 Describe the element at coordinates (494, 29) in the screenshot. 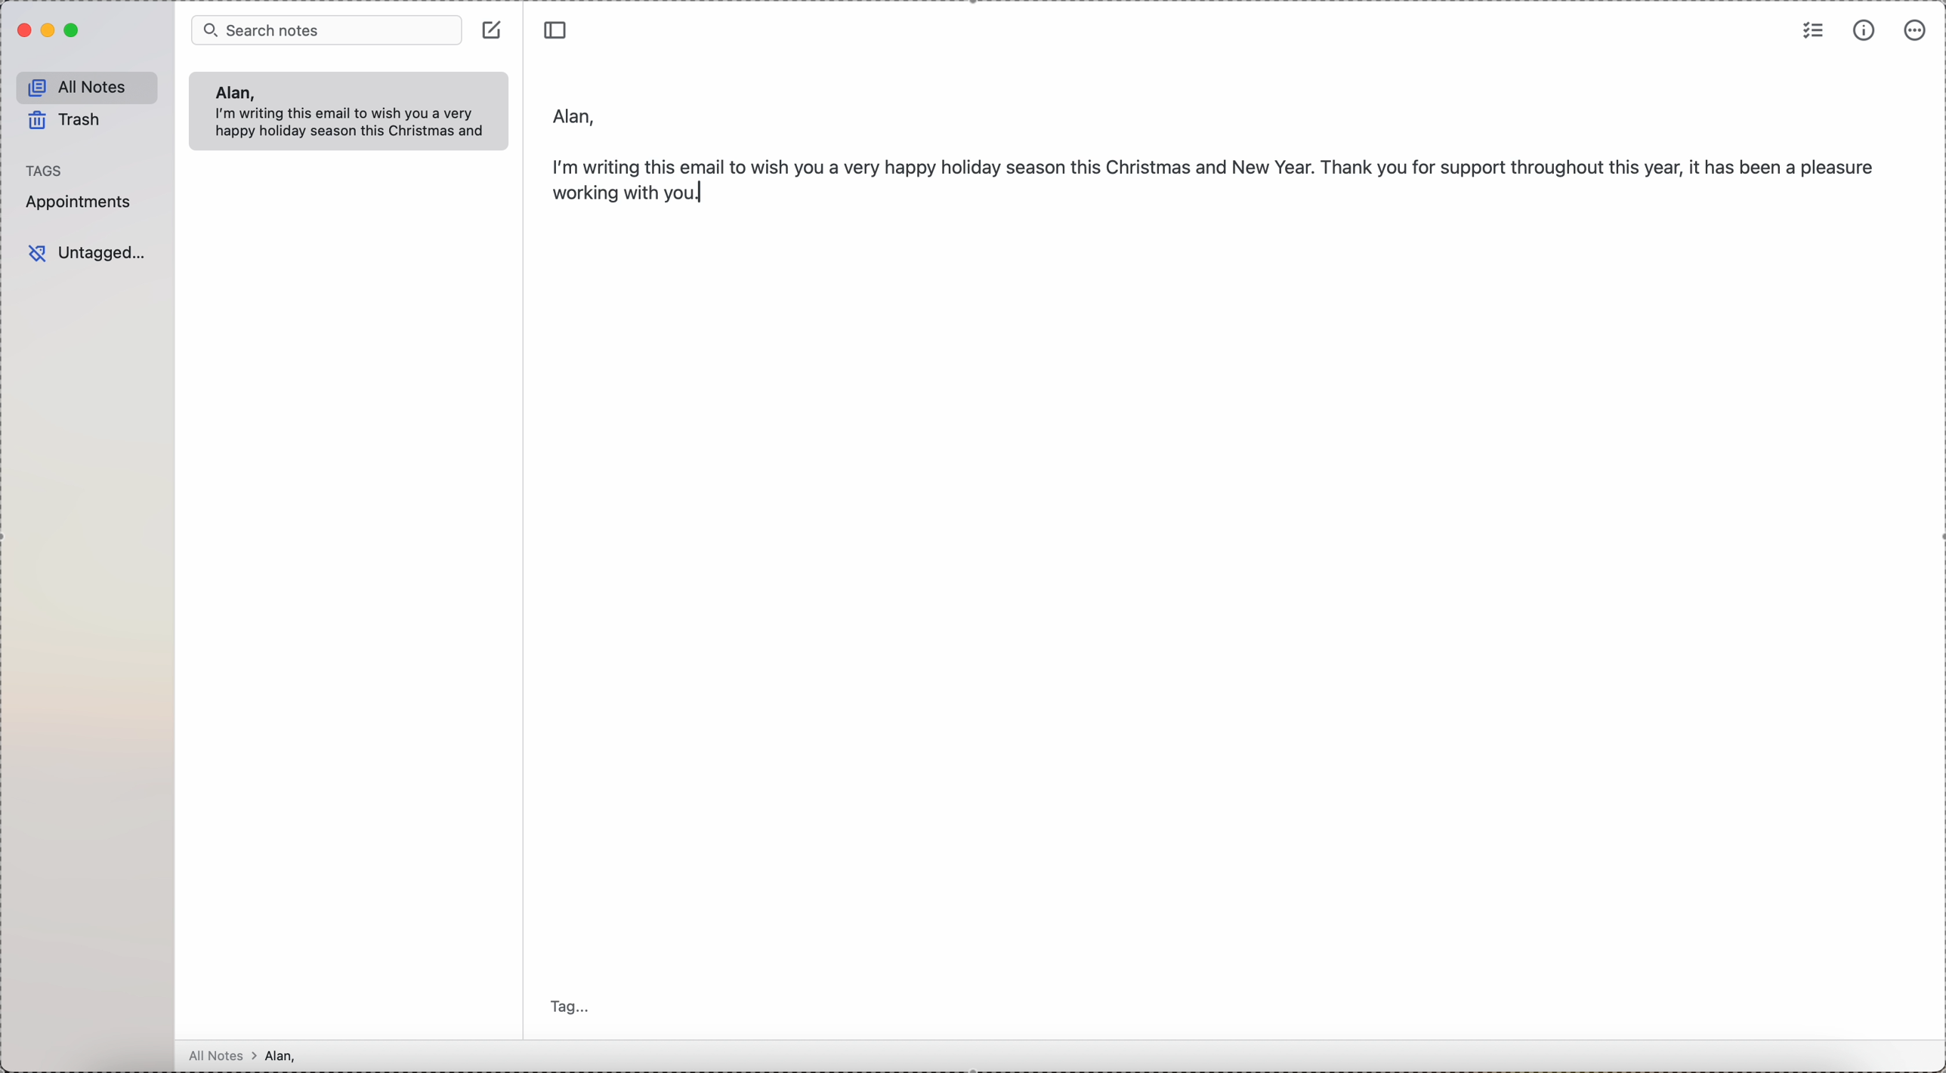

I see `create note` at that location.